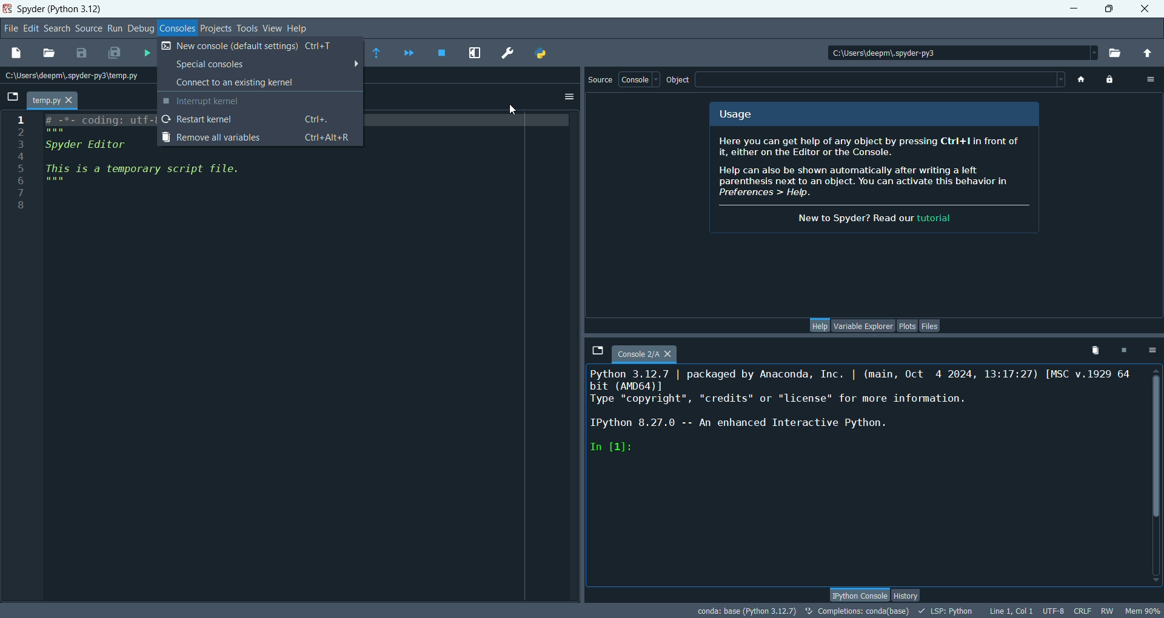  What do you see at coordinates (266, 64) in the screenshot?
I see `special consoles` at bounding box center [266, 64].